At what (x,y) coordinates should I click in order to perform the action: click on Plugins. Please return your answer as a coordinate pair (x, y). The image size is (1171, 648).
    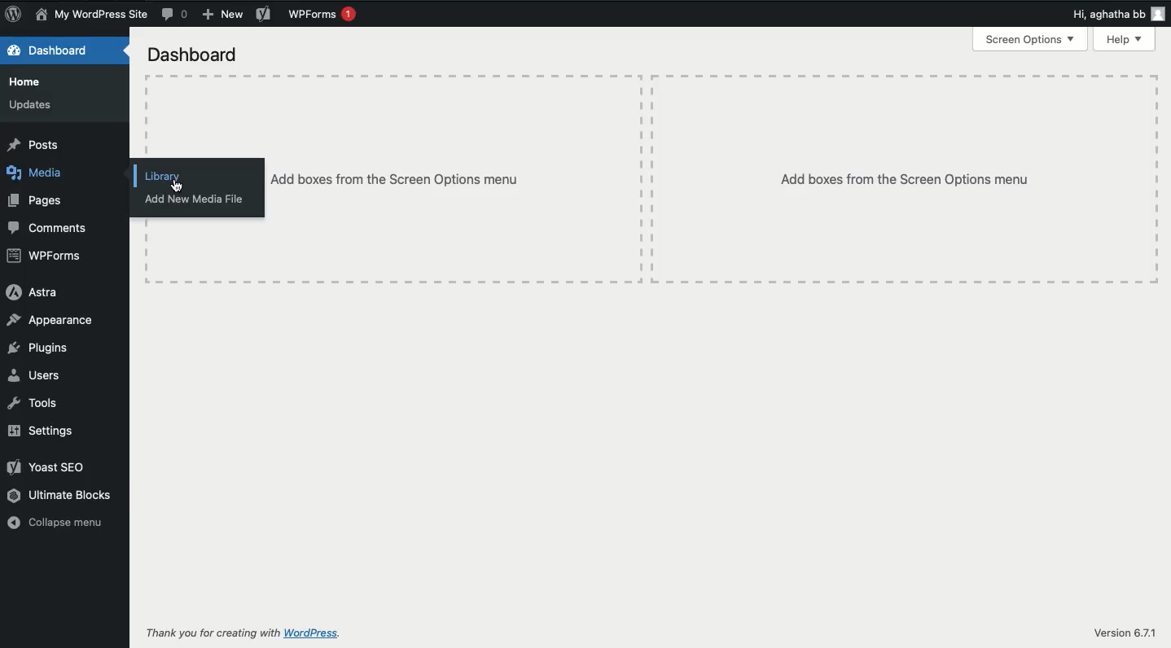
    Looking at the image, I should click on (39, 348).